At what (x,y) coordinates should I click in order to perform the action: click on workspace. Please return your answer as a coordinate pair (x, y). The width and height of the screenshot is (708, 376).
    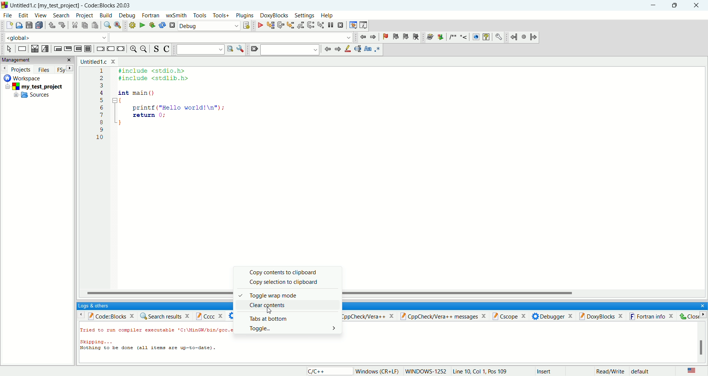
    Looking at the image, I should click on (25, 77).